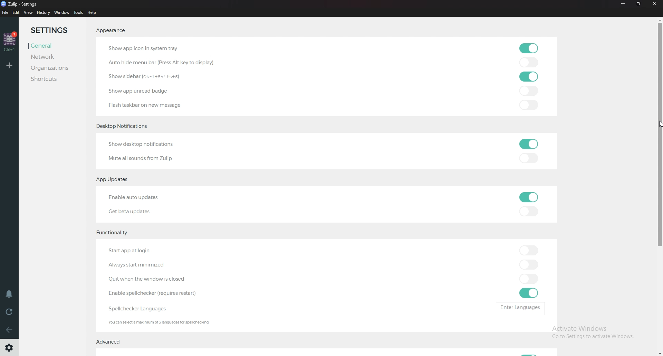 Image resolution: width=663 pixels, height=356 pixels. Describe the element at coordinates (142, 308) in the screenshot. I see `Spell checker languages` at that location.